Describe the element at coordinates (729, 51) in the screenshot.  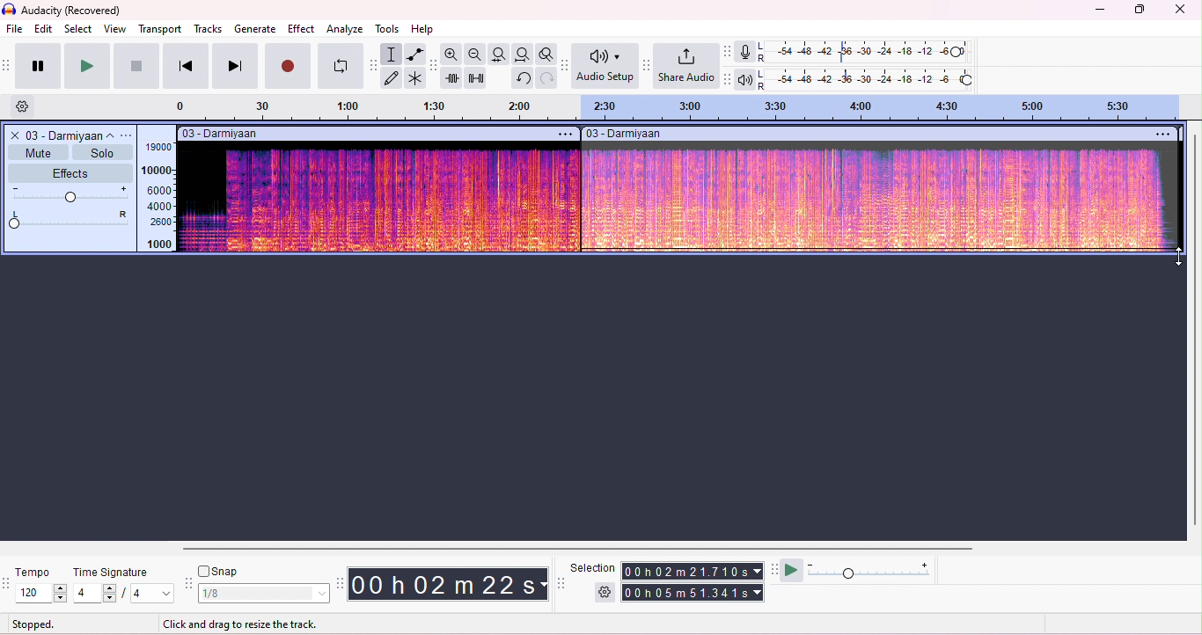
I see `recording meter tool bar` at that location.